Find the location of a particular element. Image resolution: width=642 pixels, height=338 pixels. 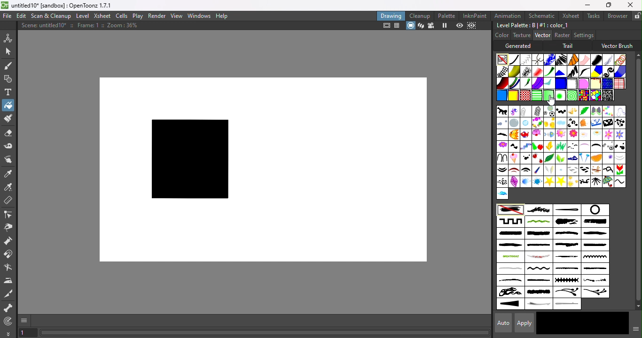

Watercolor is located at coordinates (619, 71).